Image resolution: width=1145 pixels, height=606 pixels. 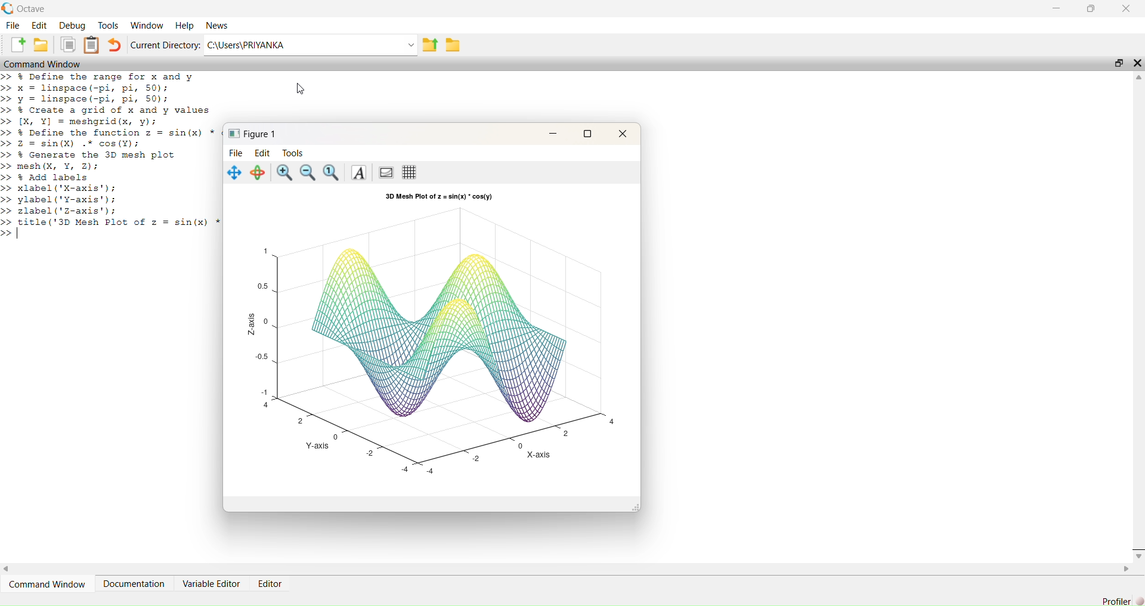 What do you see at coordinates (117, 47) in the screenshot?
I see `Undo` at bounding box center [117, 47].